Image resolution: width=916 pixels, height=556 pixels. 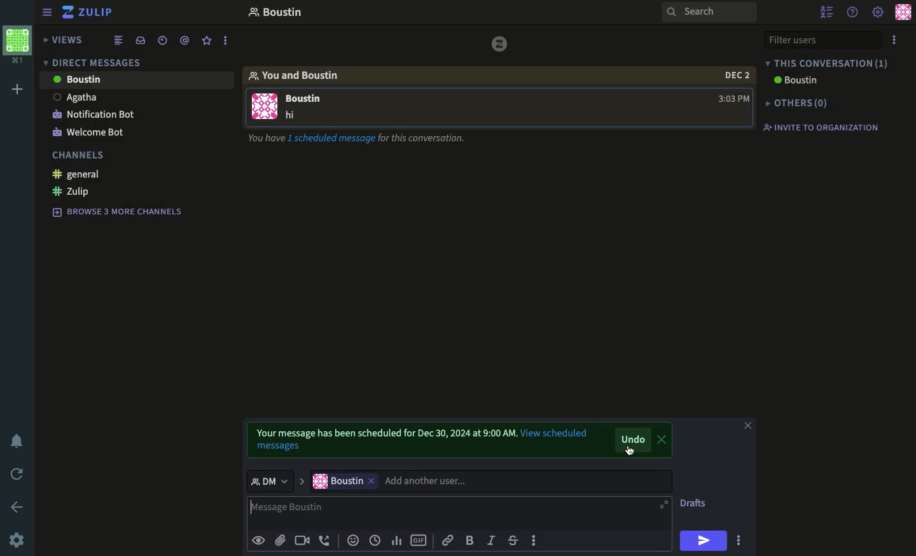 I want to click on time 3:03 PM, so click(x=730, y=99).